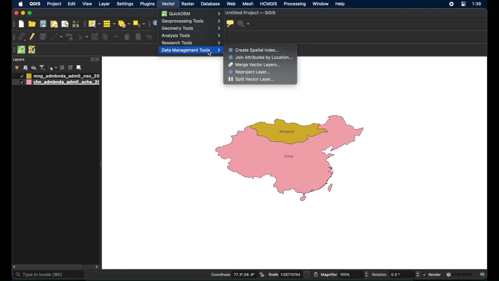  I want to click on expand, so click(62, 67).